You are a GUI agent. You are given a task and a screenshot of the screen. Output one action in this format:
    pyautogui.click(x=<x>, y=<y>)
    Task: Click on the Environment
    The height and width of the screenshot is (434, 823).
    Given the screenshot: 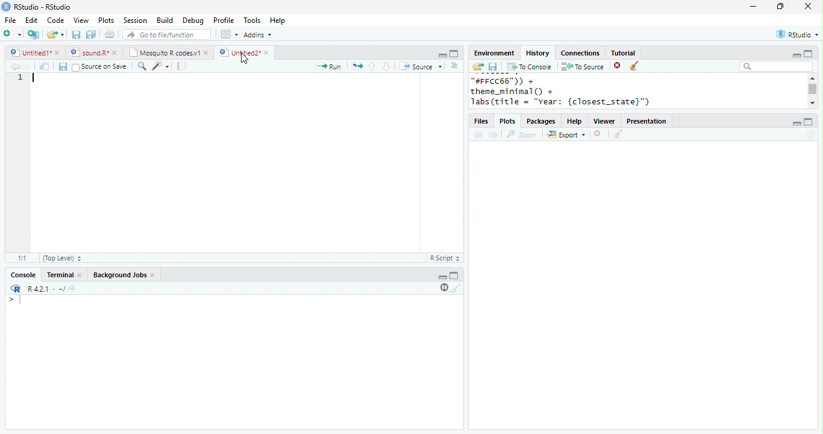 What is the action you would take?
    pyautogui.click(x=495, y=54)
    